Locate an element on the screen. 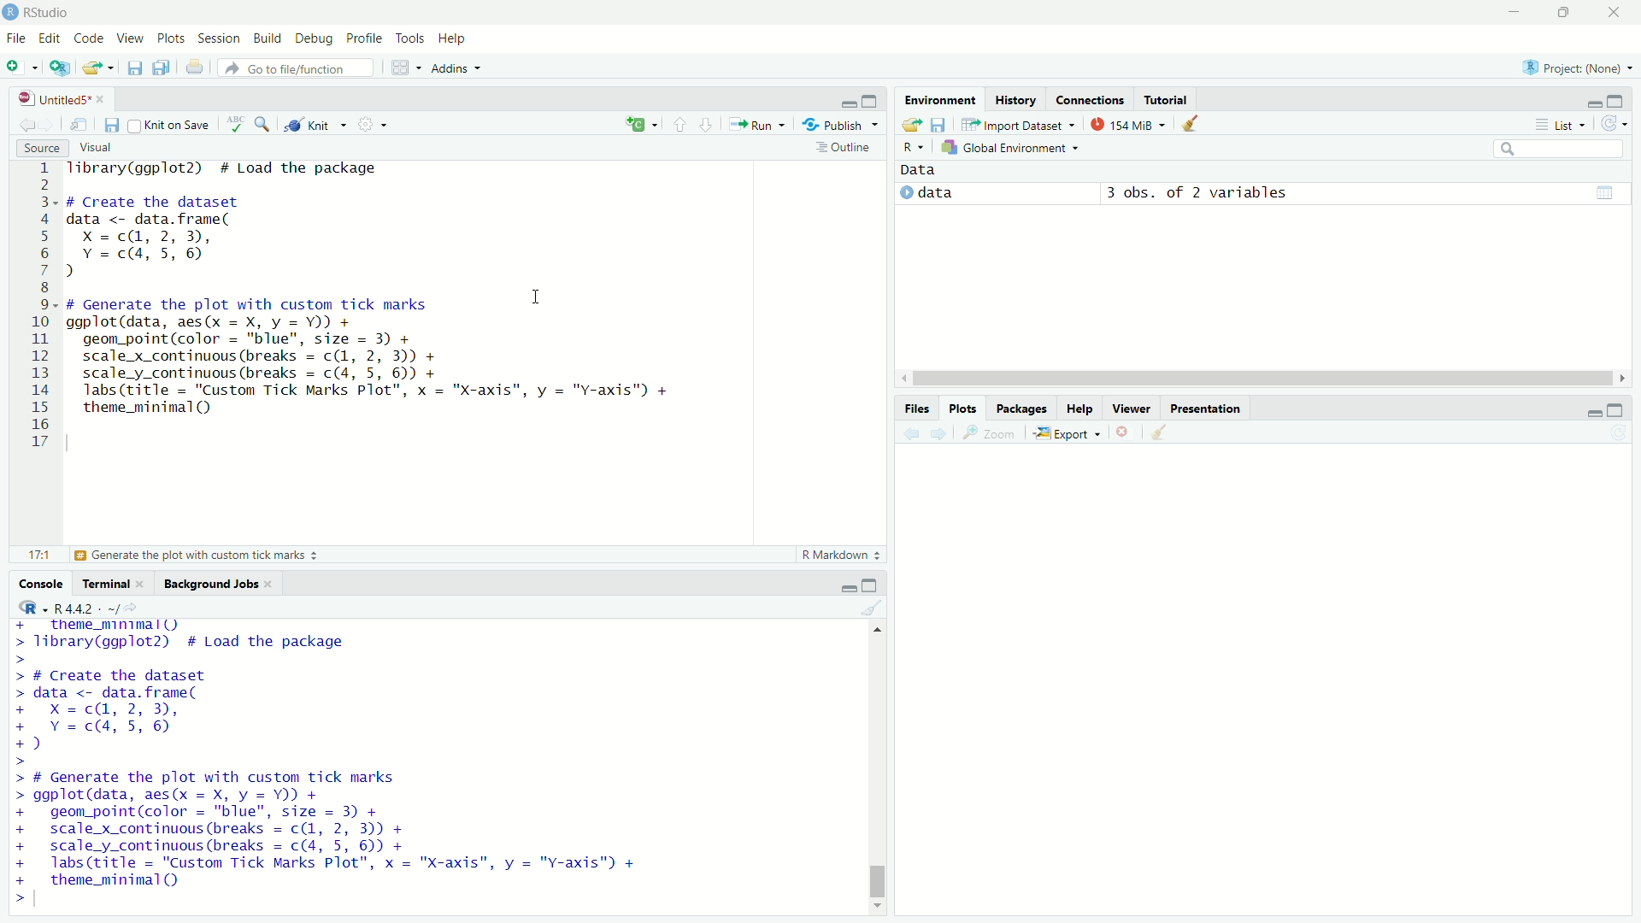 Image resolution: width=1641 pixels, height=923 pixels. save current document is located at coordinates (112, 123).